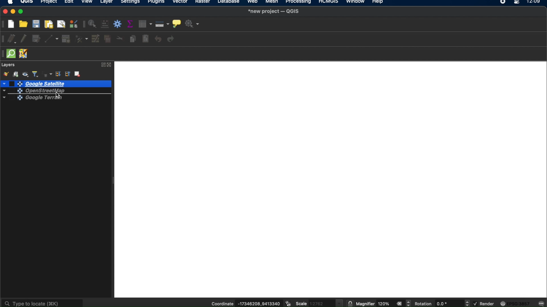 This screenshot has height=307, width=547. What do you see at coordinates (49, 24) in the screenshot?
I see `new print layout` at bounding box center [49, 24].